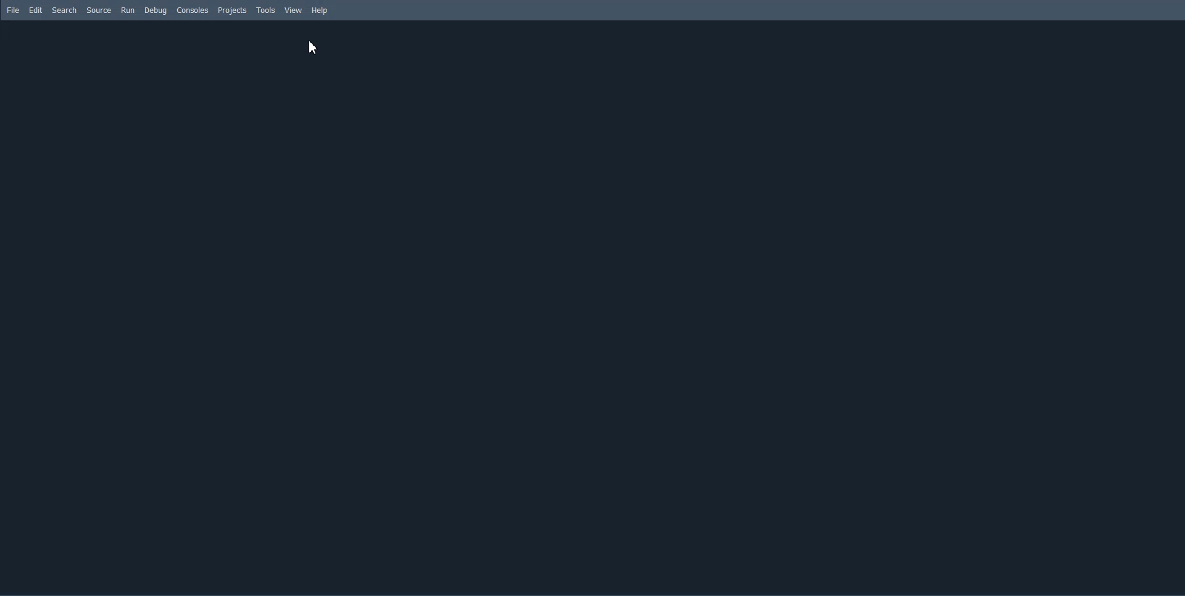 The image size is (1185, 596). Describe the element at coordinates (233, 10) in the screenshot. I see `Projects` at that location.